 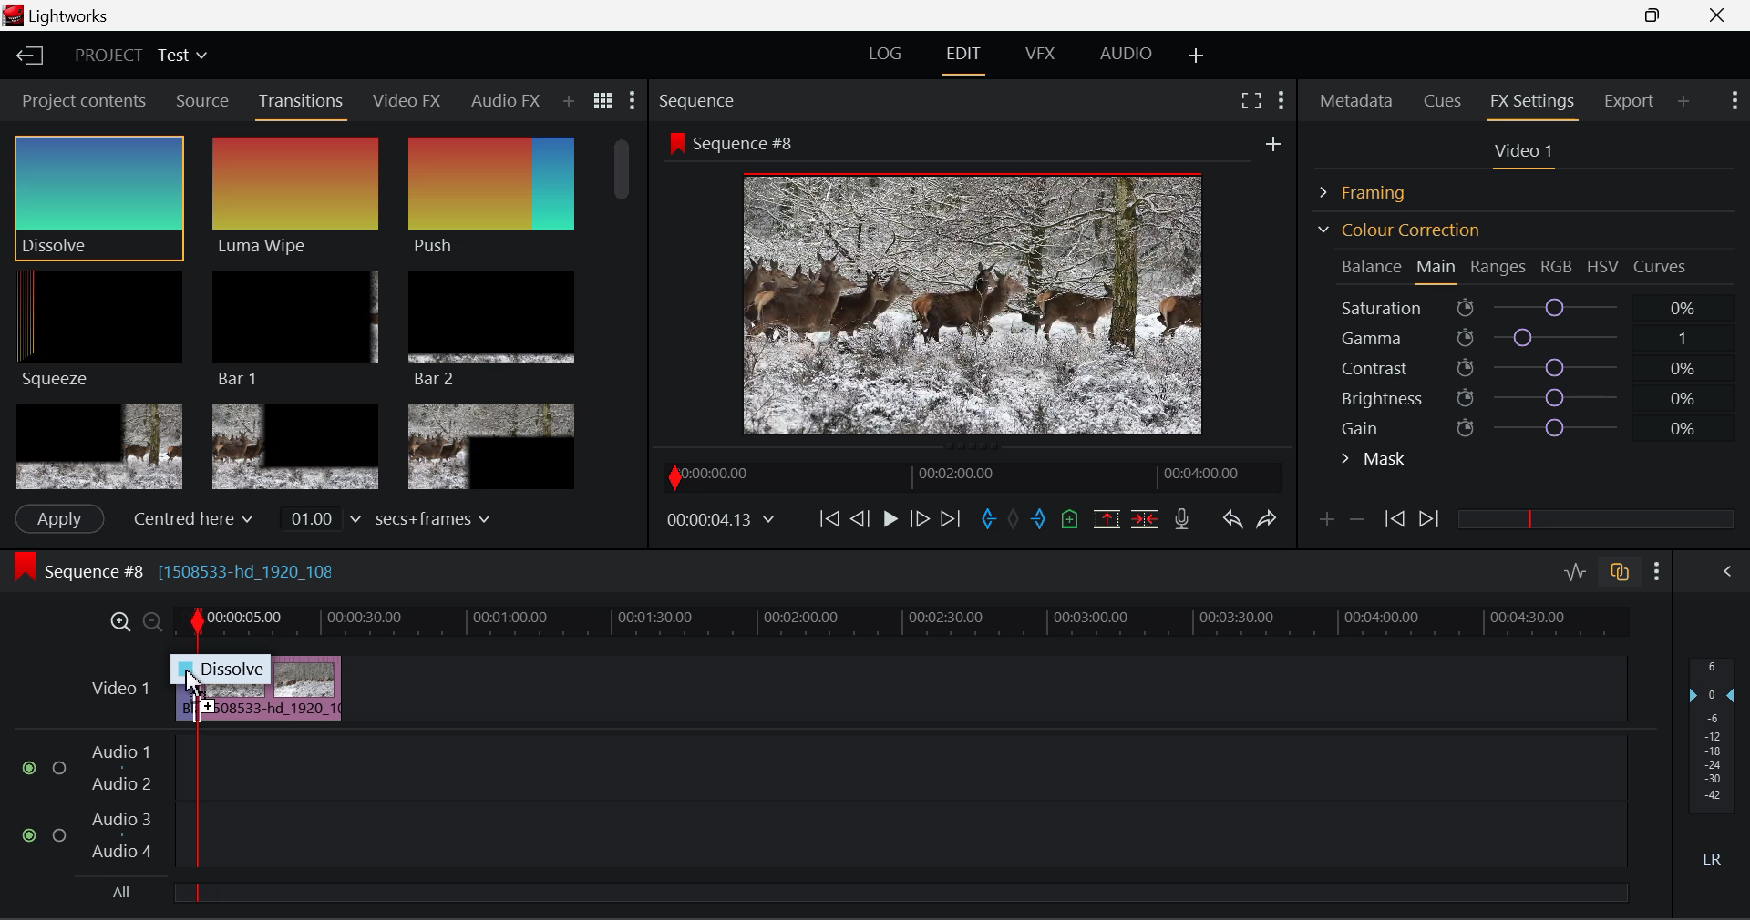 I want to click on Restore Down, so click(x=1596, y=15).